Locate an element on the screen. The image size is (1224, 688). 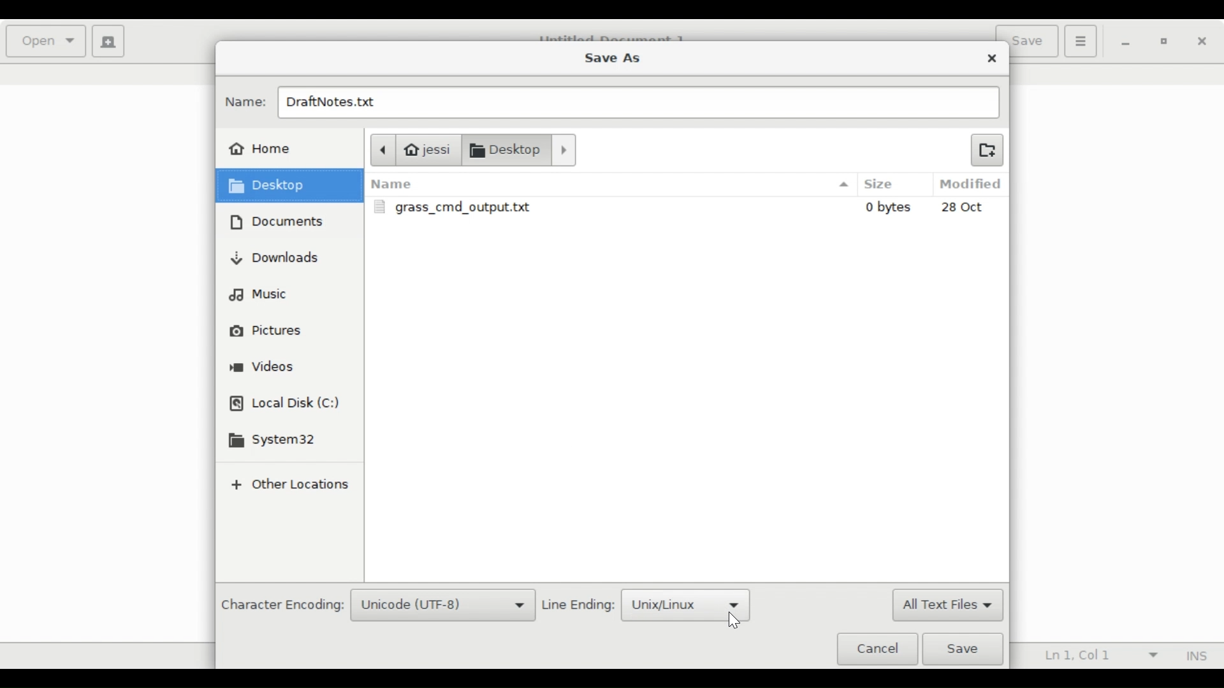
Downloads is located at coordinates (276, 257).